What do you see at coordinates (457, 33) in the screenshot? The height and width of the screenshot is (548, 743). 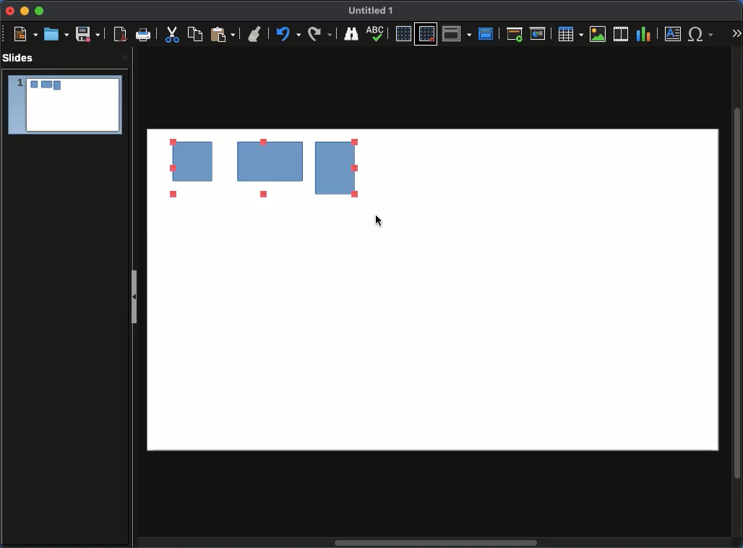 I see `Display views` at bounding box center [457, 33].